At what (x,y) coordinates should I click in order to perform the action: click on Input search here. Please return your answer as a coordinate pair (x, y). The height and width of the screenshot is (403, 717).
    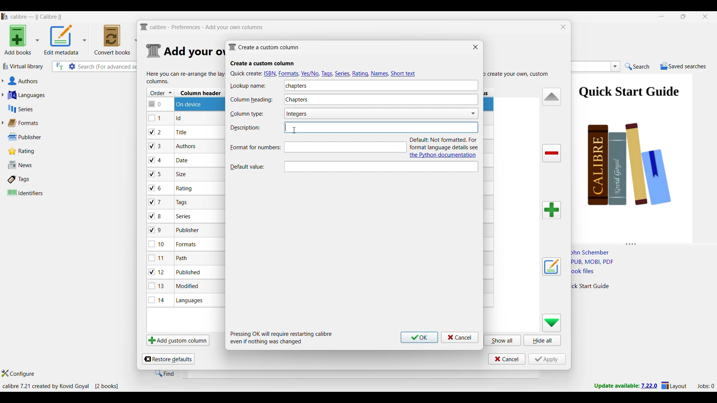
    Looking at the image, I should click on (108, 67).